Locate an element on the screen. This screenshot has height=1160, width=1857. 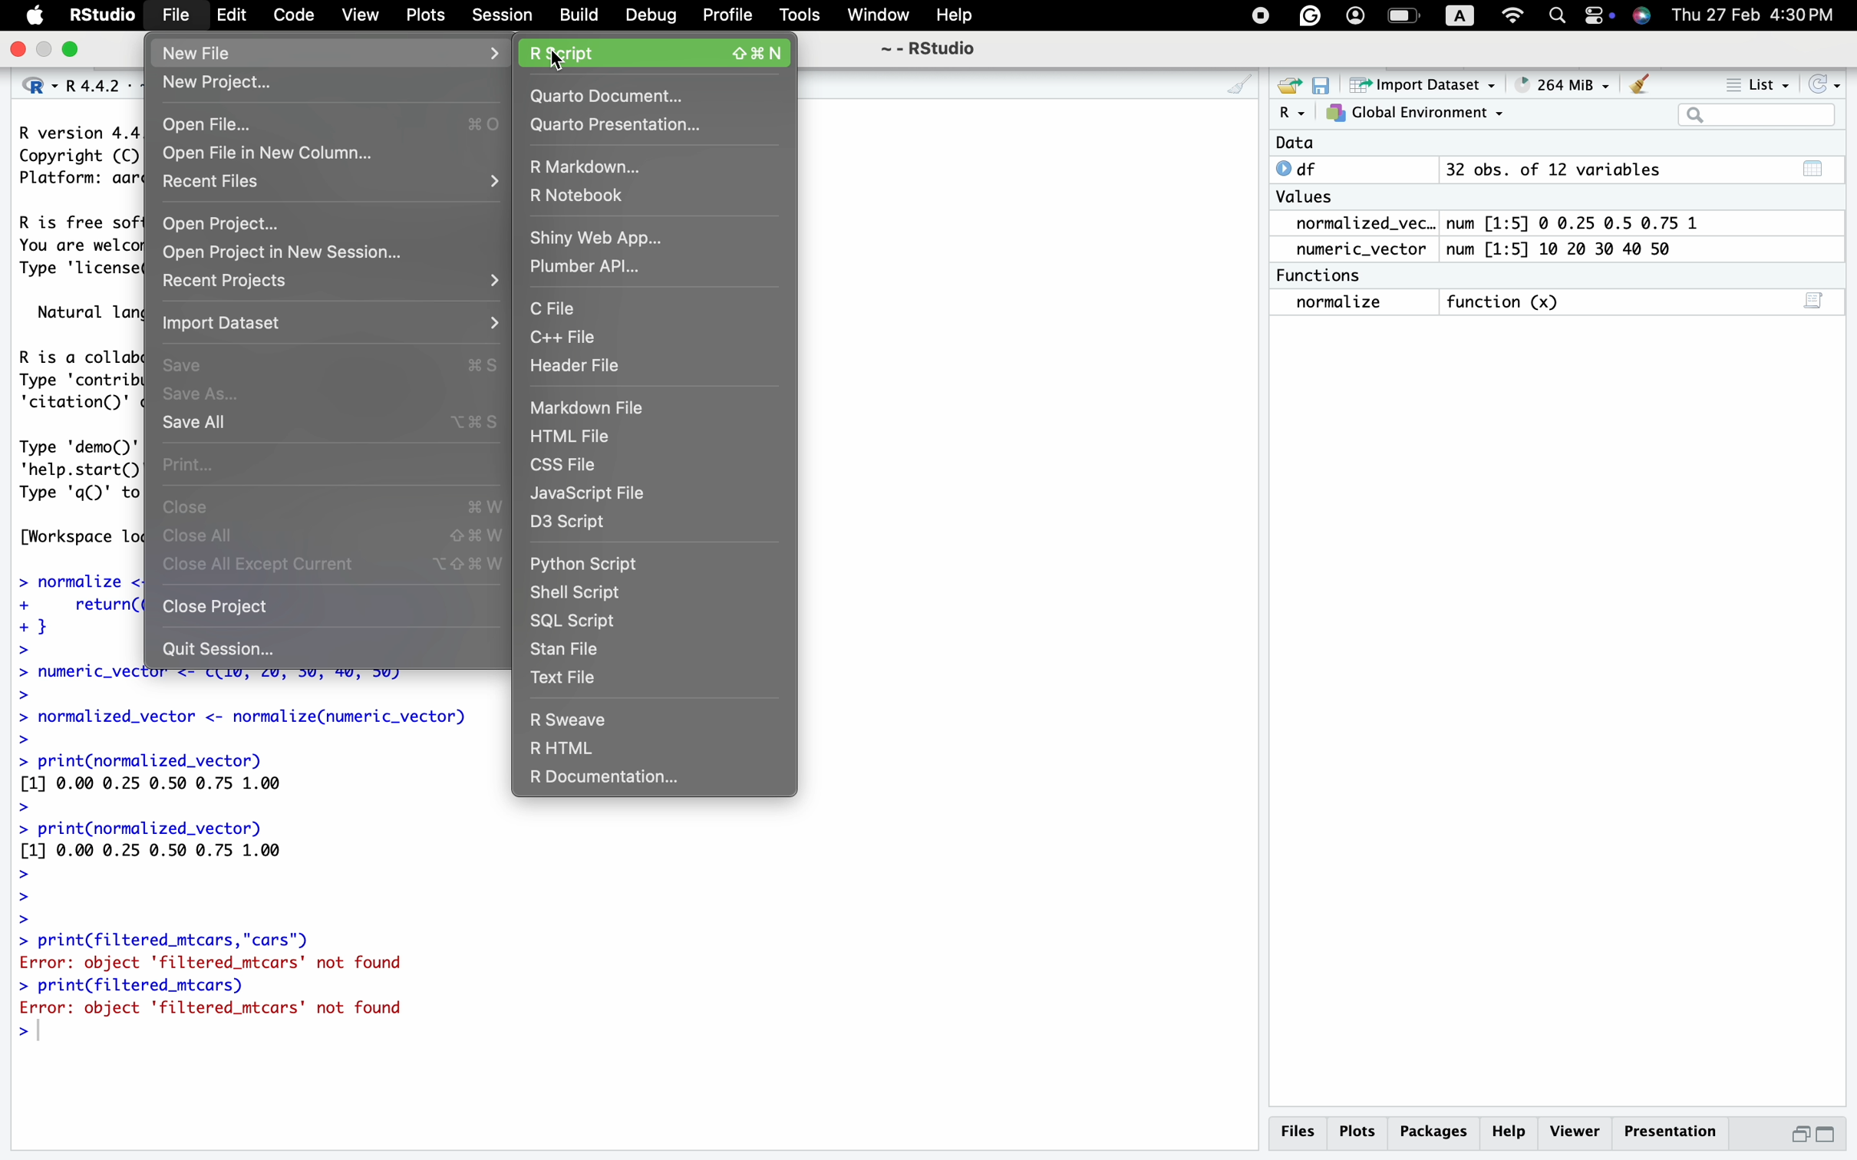
32 obs. of 12 variables is located at coordinates (1555, 169).